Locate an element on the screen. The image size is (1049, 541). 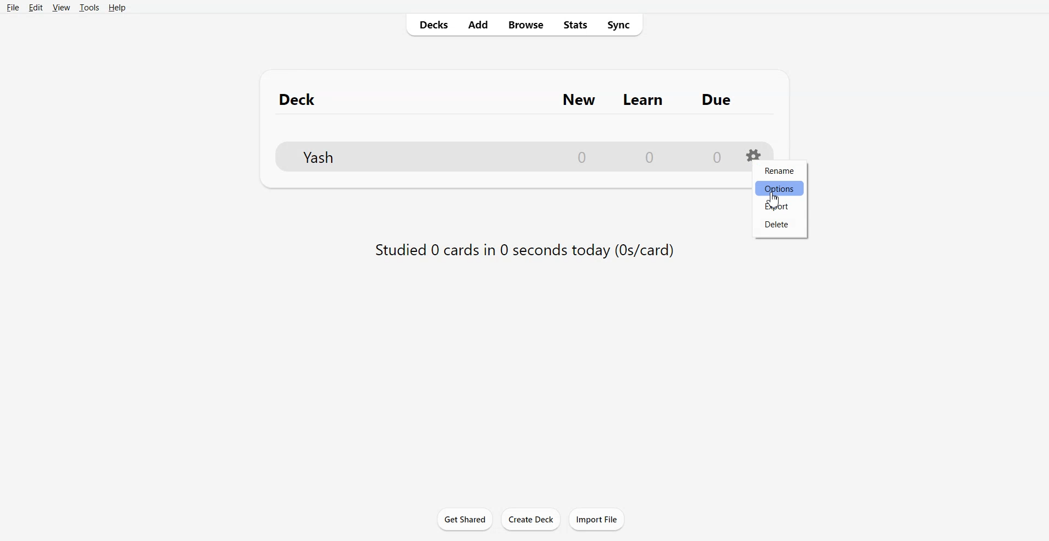
File is located at coordinates (501, 156).